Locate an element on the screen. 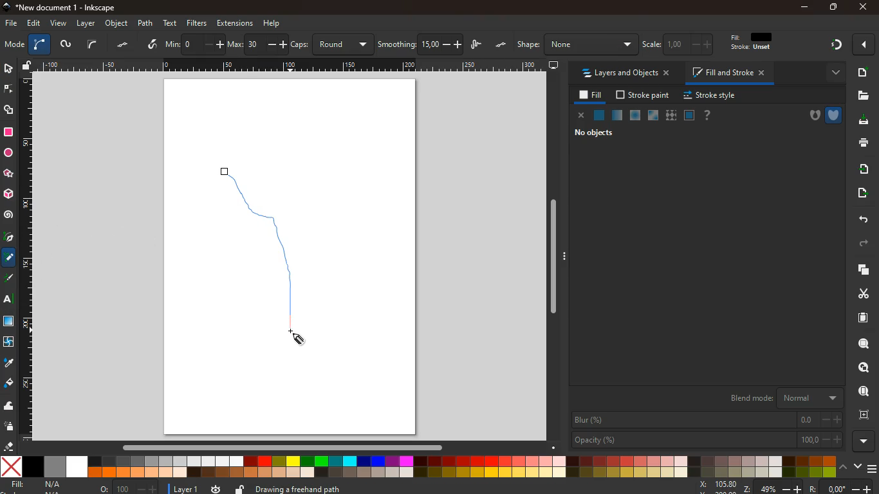 This screenshot has height=494, width=879. wave is located at coordinates (10, 405).